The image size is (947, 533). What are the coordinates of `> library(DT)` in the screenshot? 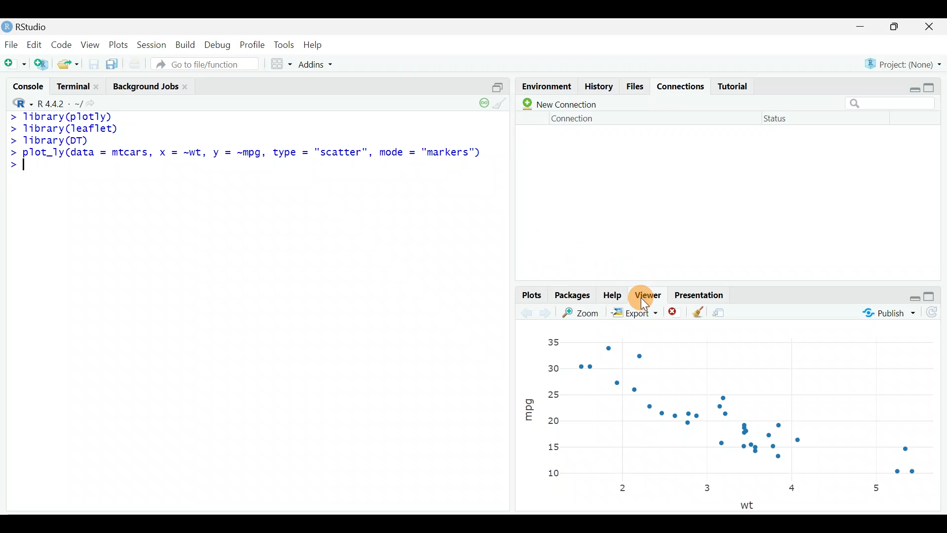 It's located at (53, 141).